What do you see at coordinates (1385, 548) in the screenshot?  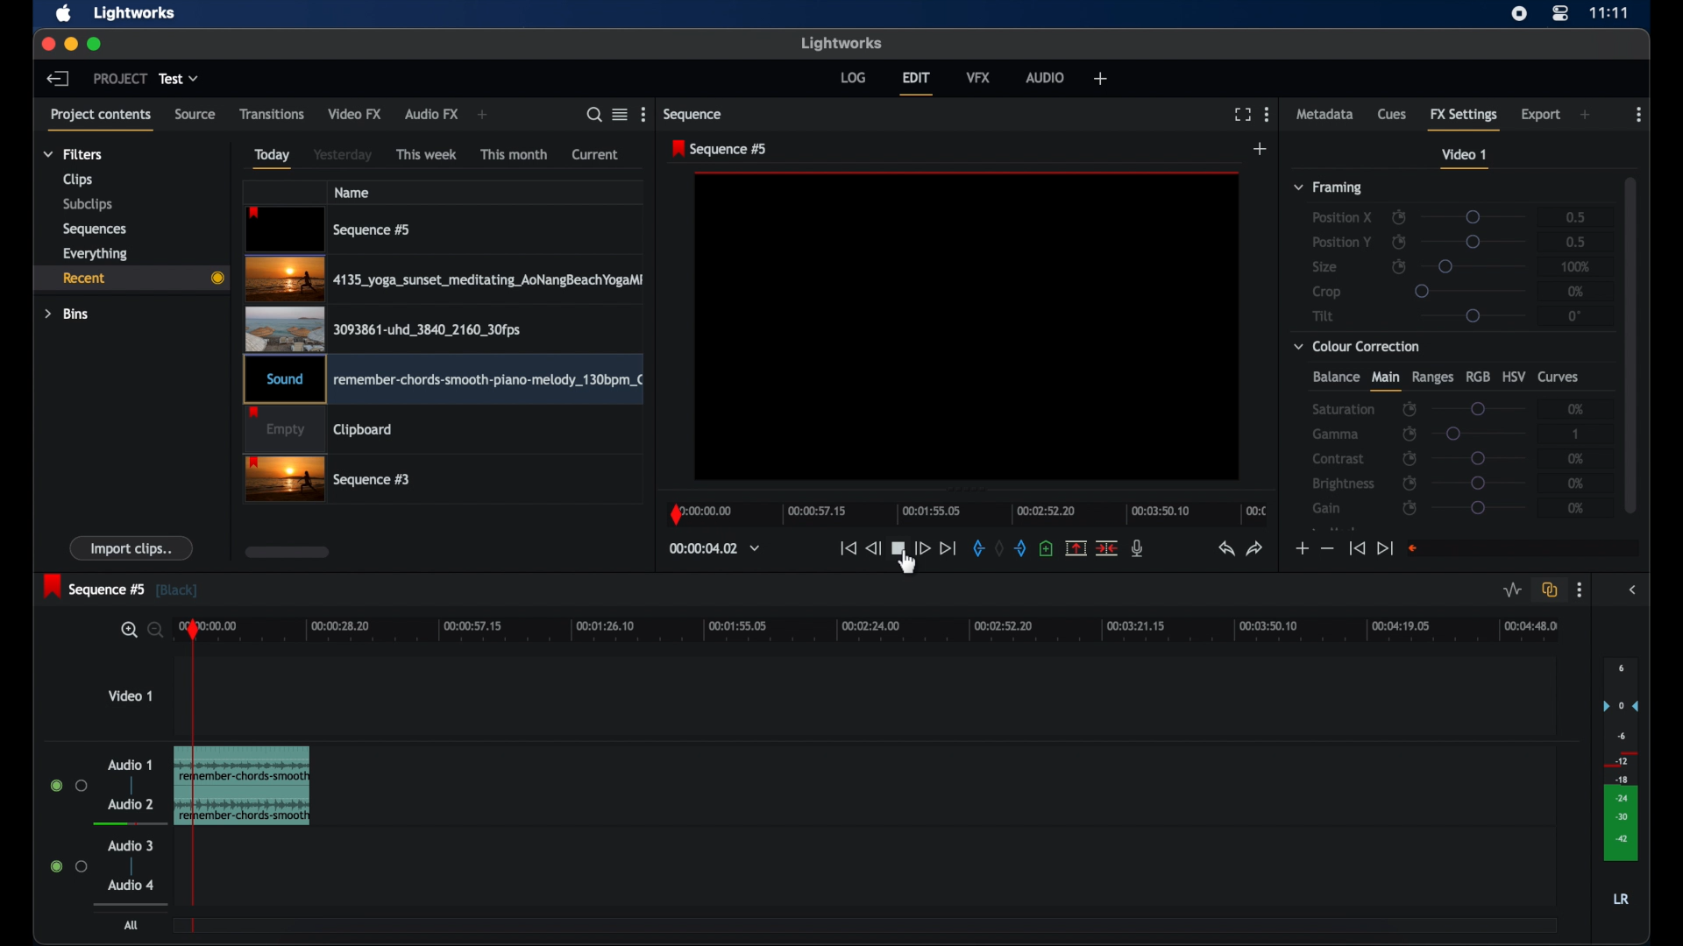 I see `jump to end` at bounding box center [1385, 548].